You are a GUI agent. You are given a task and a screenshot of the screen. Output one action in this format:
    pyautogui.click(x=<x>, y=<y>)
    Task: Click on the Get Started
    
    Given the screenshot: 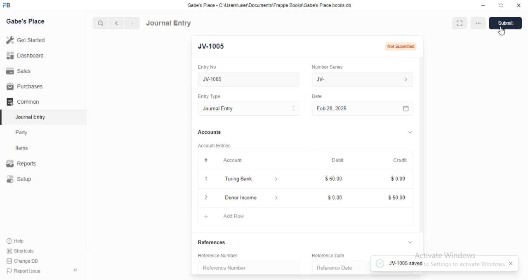 What is the action you would take?
    pyautogui.click(x=28, y=40)
    